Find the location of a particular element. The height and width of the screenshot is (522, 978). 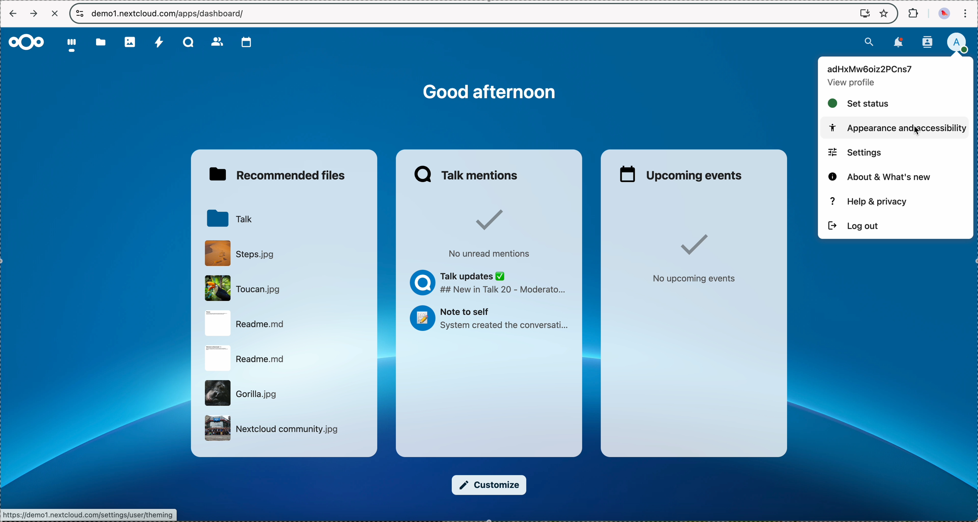

file is located at coordinates (241, 253).